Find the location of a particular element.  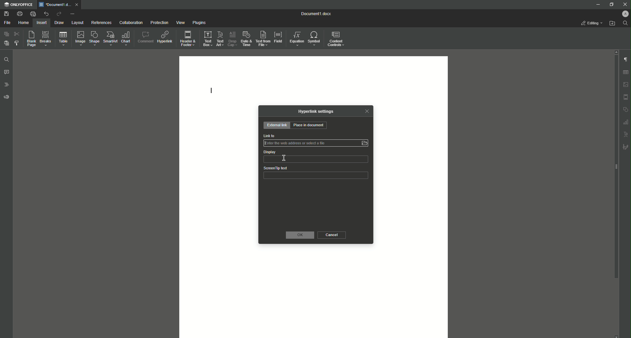

Symbol is located at coordinates (315, 38).